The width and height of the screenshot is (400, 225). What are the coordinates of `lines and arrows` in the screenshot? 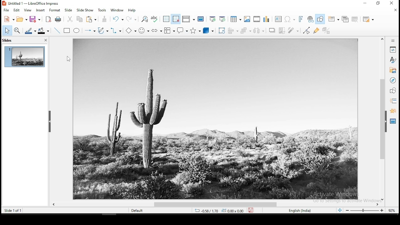 It's located at (90, 30).